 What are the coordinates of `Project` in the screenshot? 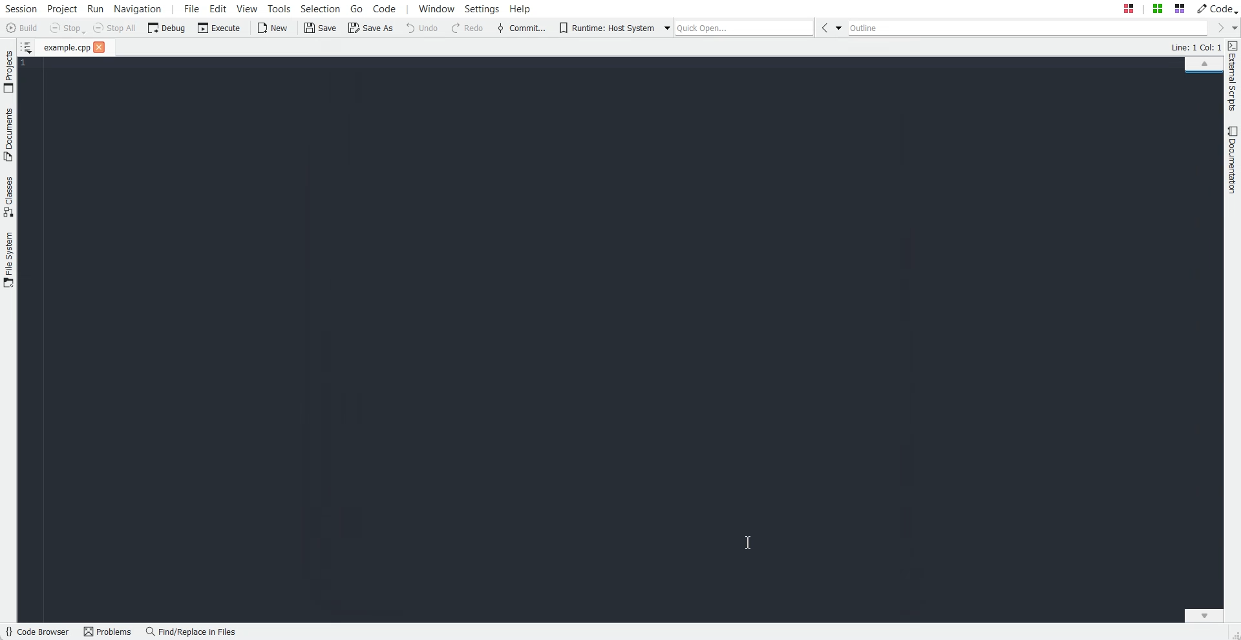 It's located at (61, 8).